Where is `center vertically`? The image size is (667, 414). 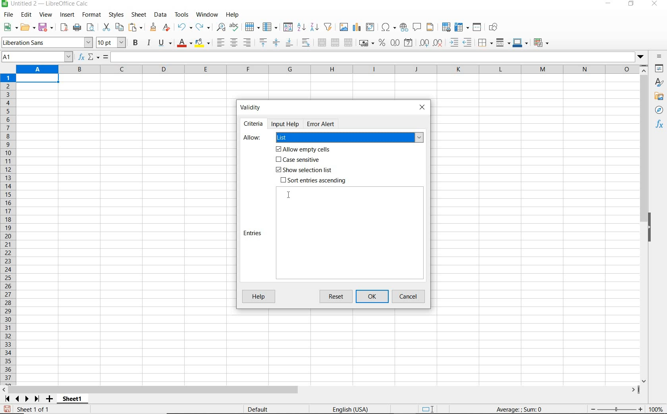
center vertically is located at coordinates (276, 43).